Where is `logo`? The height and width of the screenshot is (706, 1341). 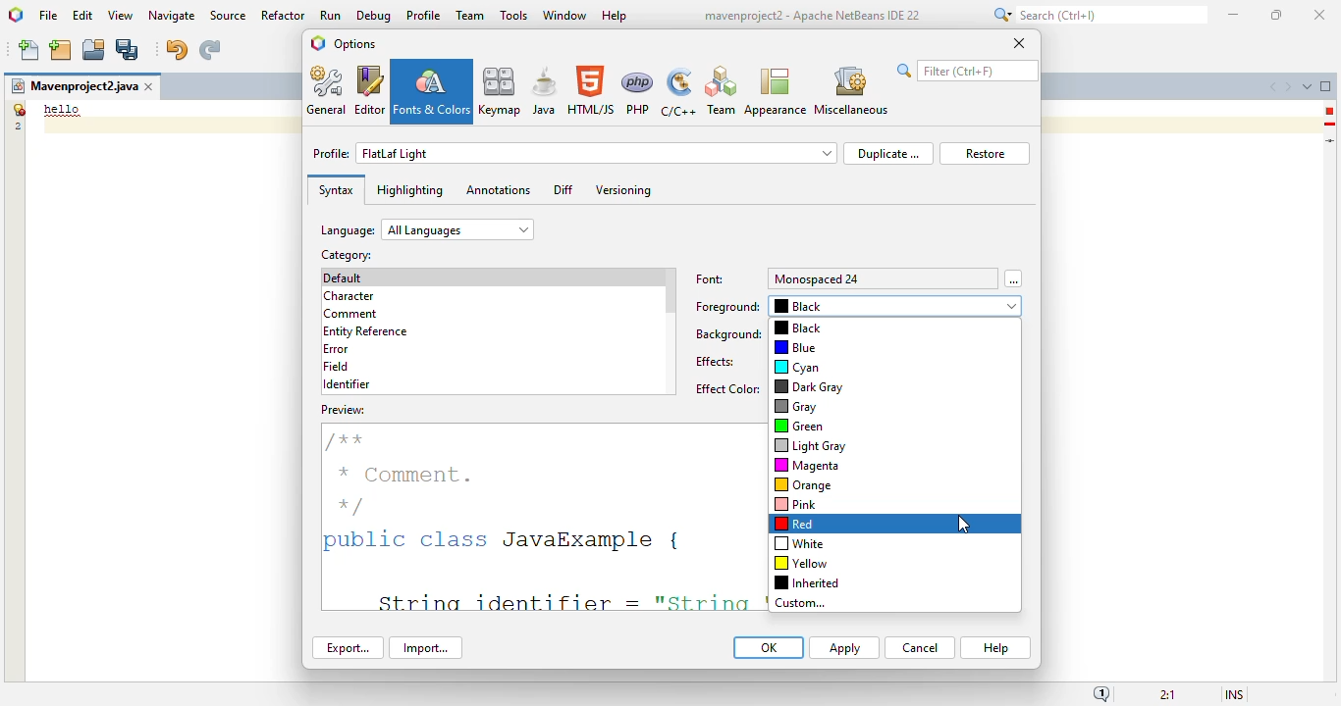 logo is located at coordinates (318, 43).